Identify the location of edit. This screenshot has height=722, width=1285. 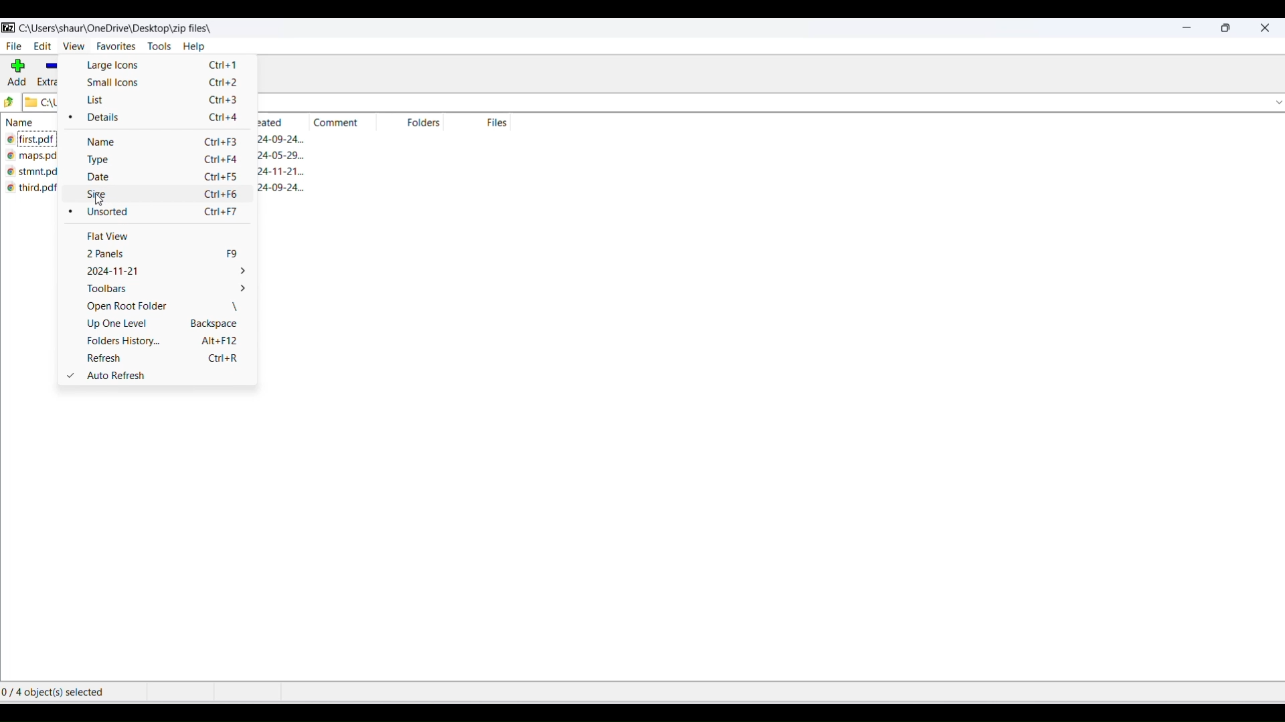
(41, 46).